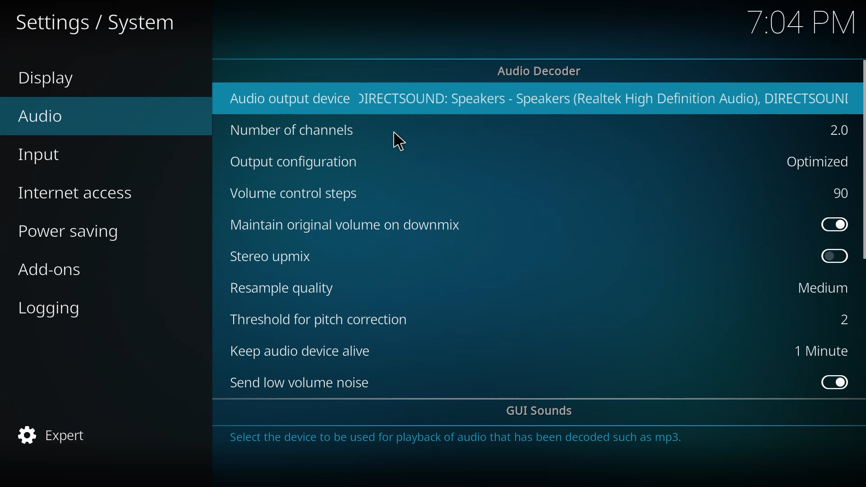  Describe the element at coordinates (287, 98) in the screenshot. I see `audio output device` at that location.